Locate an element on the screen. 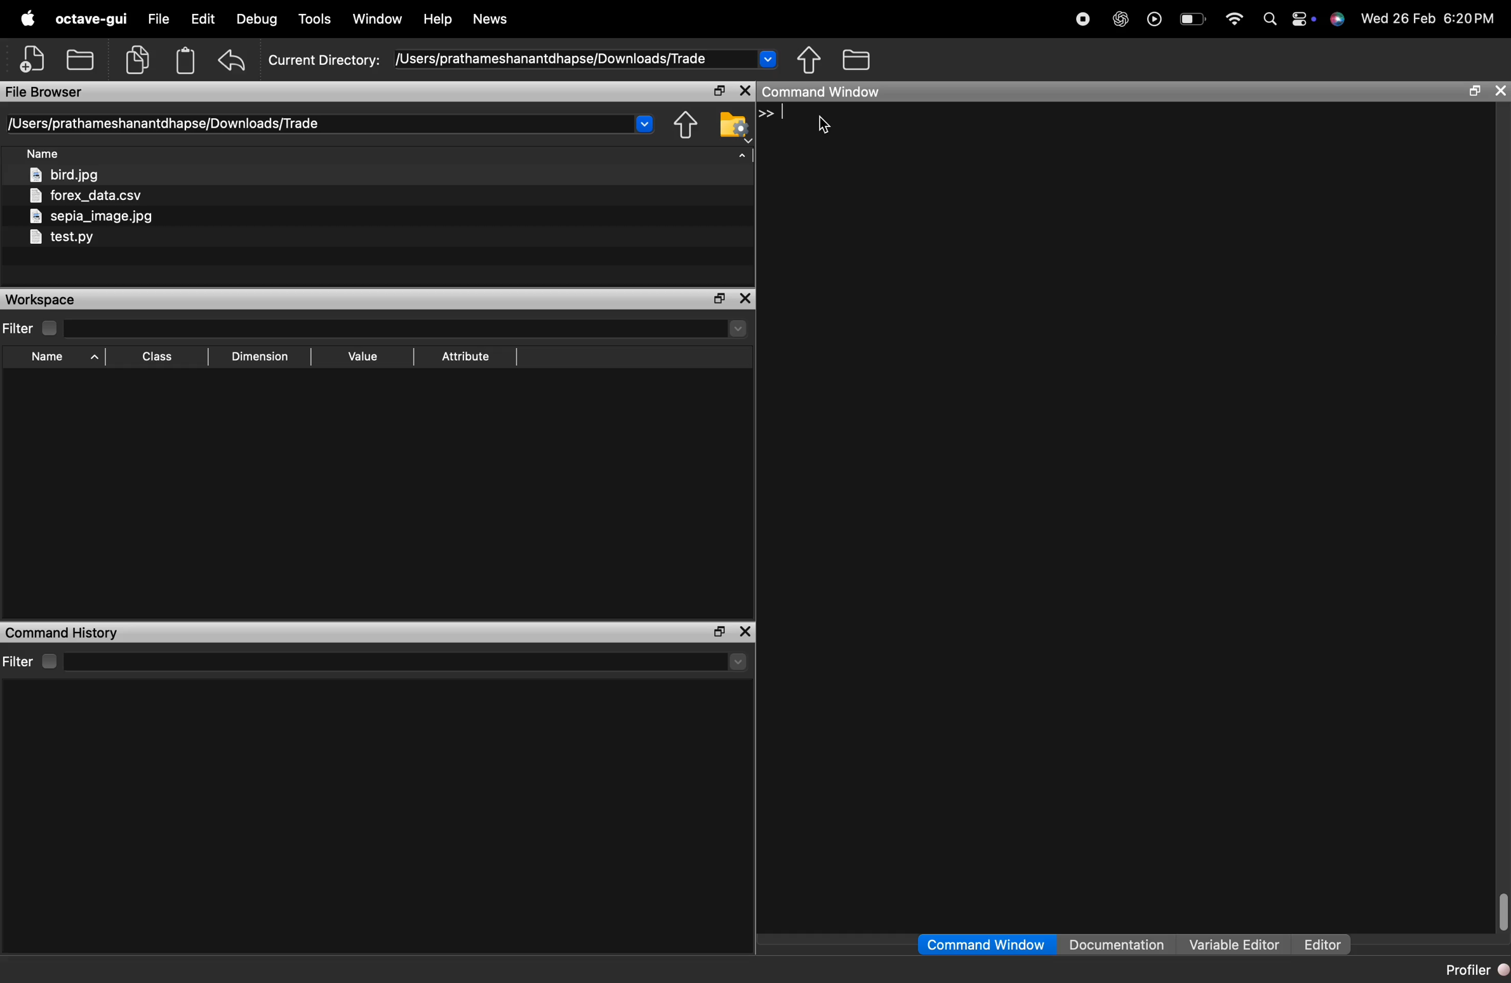 Image resolution: width=1511 pixels, height=983 pixels. Filter is located at coordinates (32, 329).